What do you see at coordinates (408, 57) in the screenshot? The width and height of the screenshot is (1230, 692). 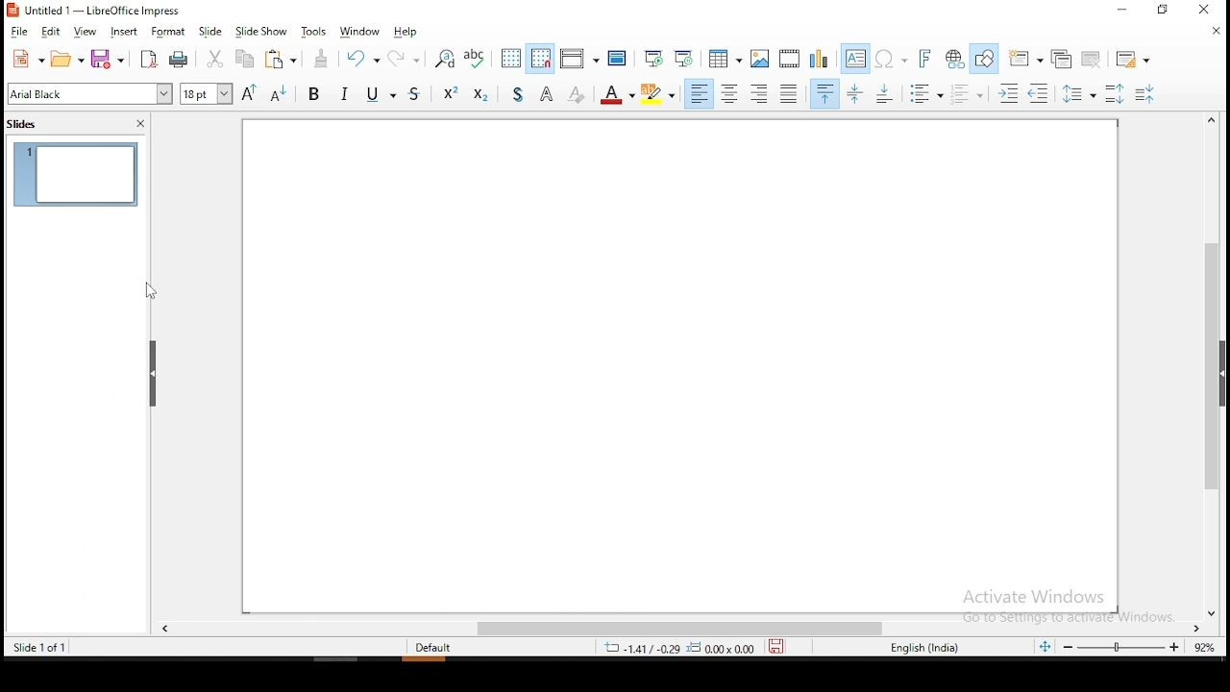 I see `redo` at bounding box center [408, 57].